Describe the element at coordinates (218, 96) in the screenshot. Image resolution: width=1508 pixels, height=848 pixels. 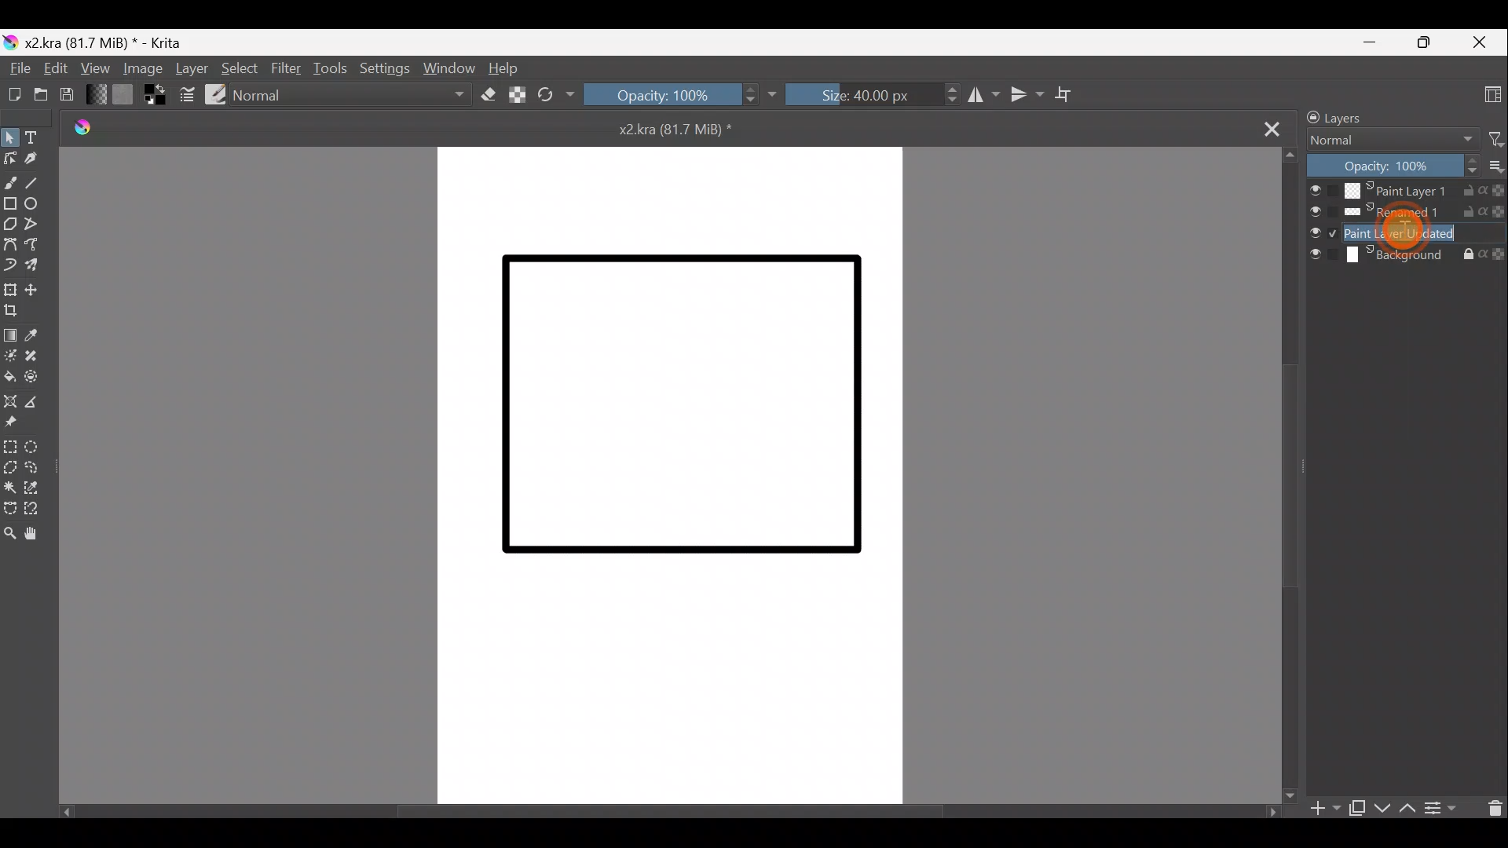
I see `Choose brush preset` at that location.